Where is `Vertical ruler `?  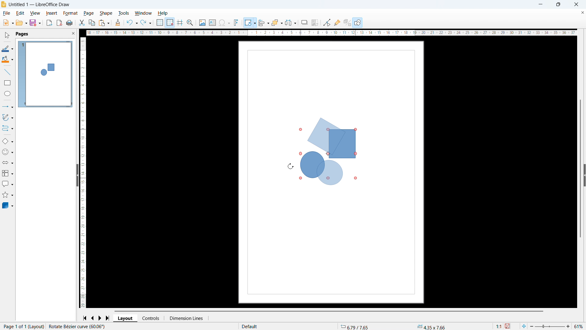
Vertical ruler  is located at coordinates (82, 173).